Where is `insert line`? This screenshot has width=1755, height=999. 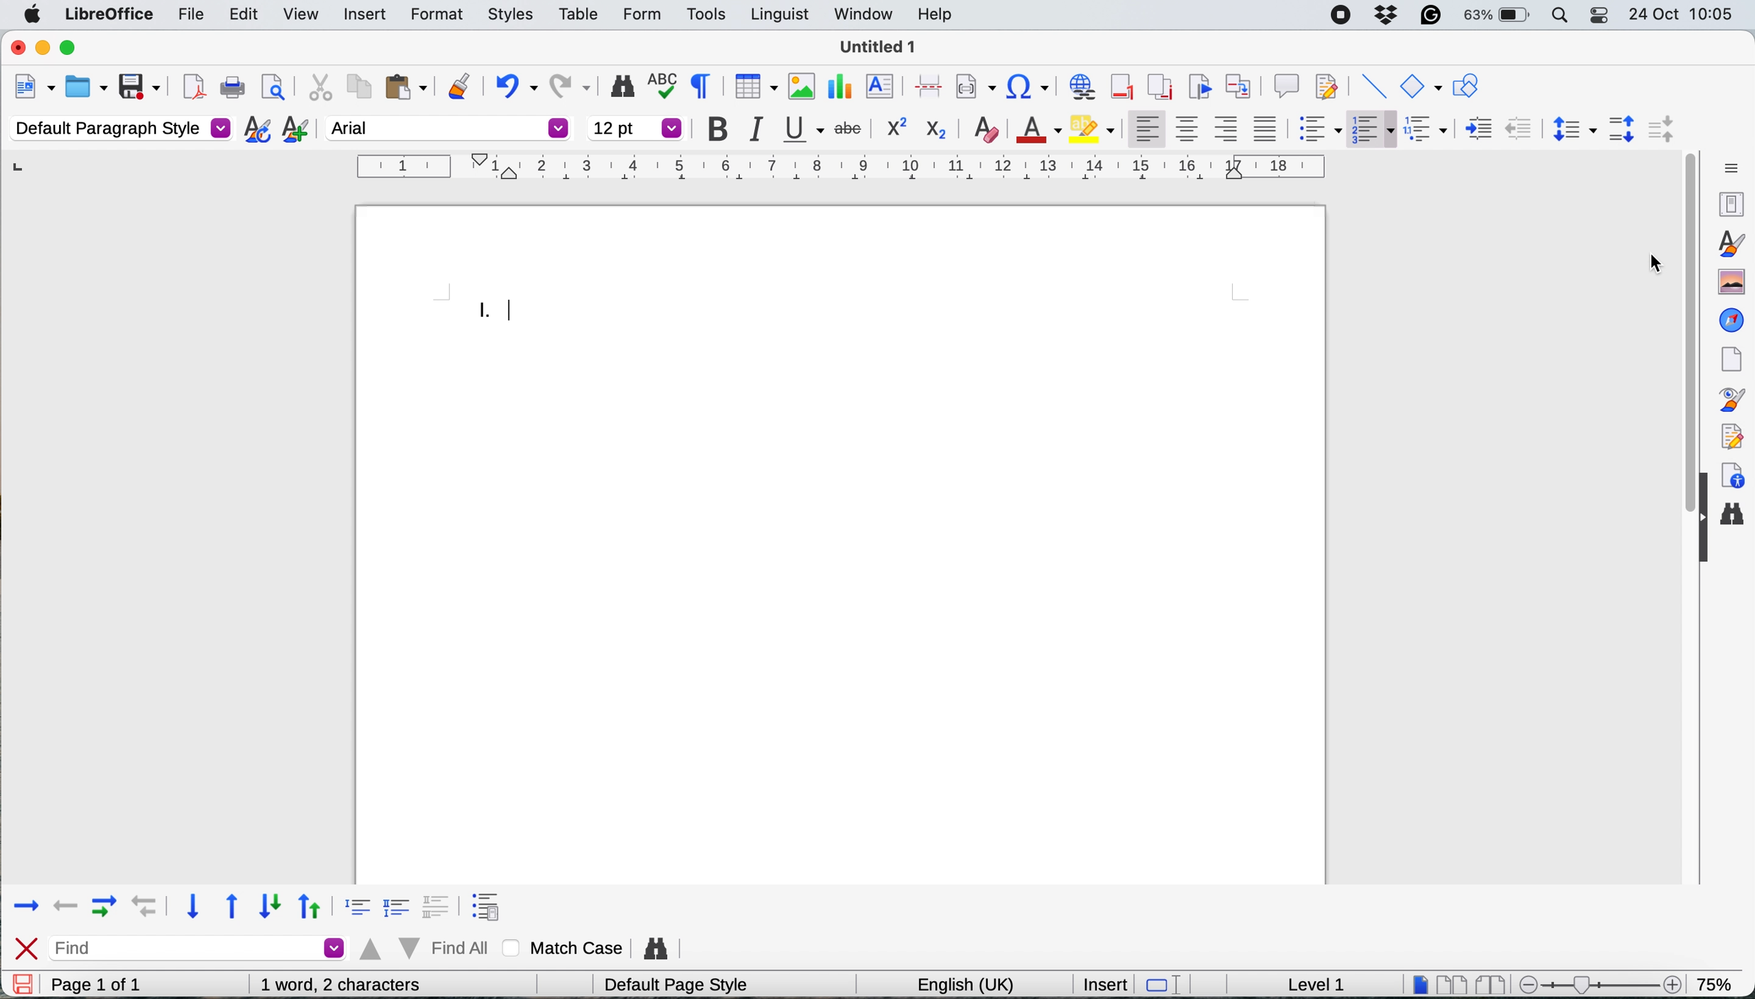
insert line is located at coordinates (1371, 87).